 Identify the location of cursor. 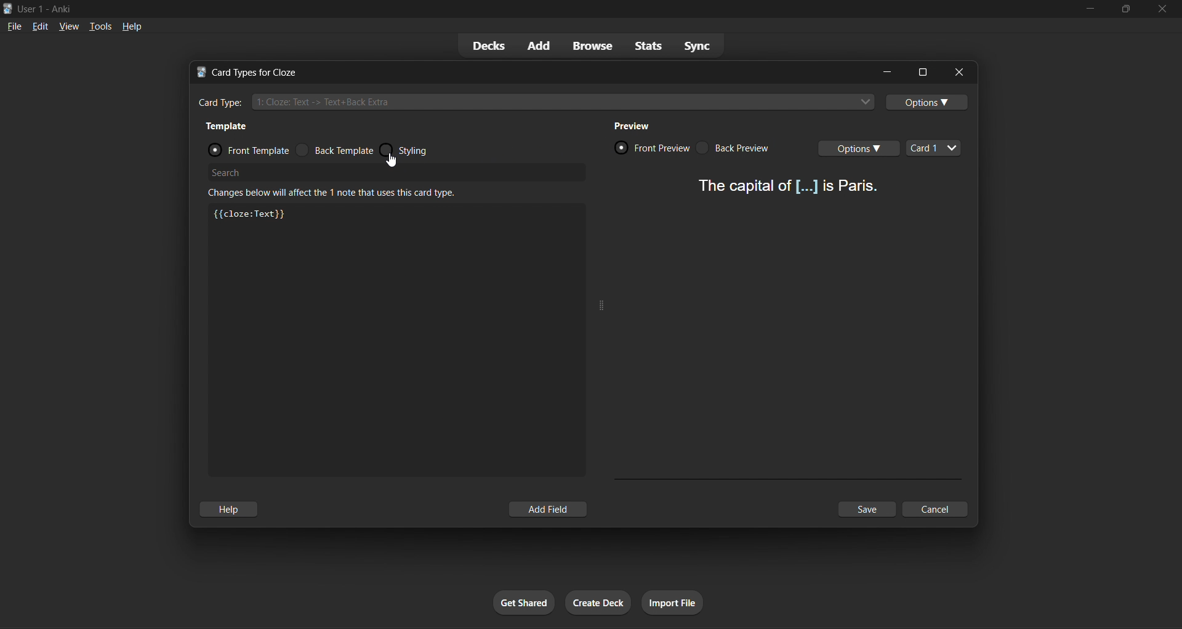
(394, 160).